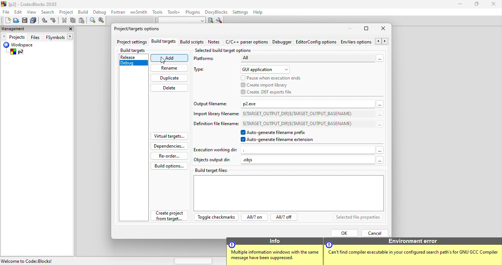 This screenshot has width=502, height=265. What do you see at coordinates (285, 114) in the screenshot?
I see `Import library filename:  S(TARGET_OUTPUT_DIR)S(TARGET_OUTPUT_BASENAME)` at bounding box center [285, 114].